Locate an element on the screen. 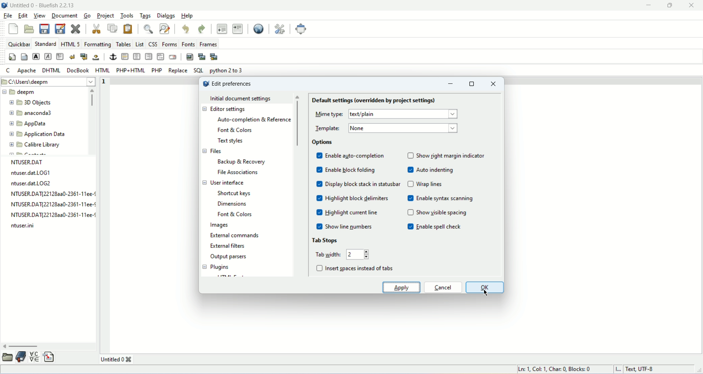  browse file is located at coordinates (7, 358).